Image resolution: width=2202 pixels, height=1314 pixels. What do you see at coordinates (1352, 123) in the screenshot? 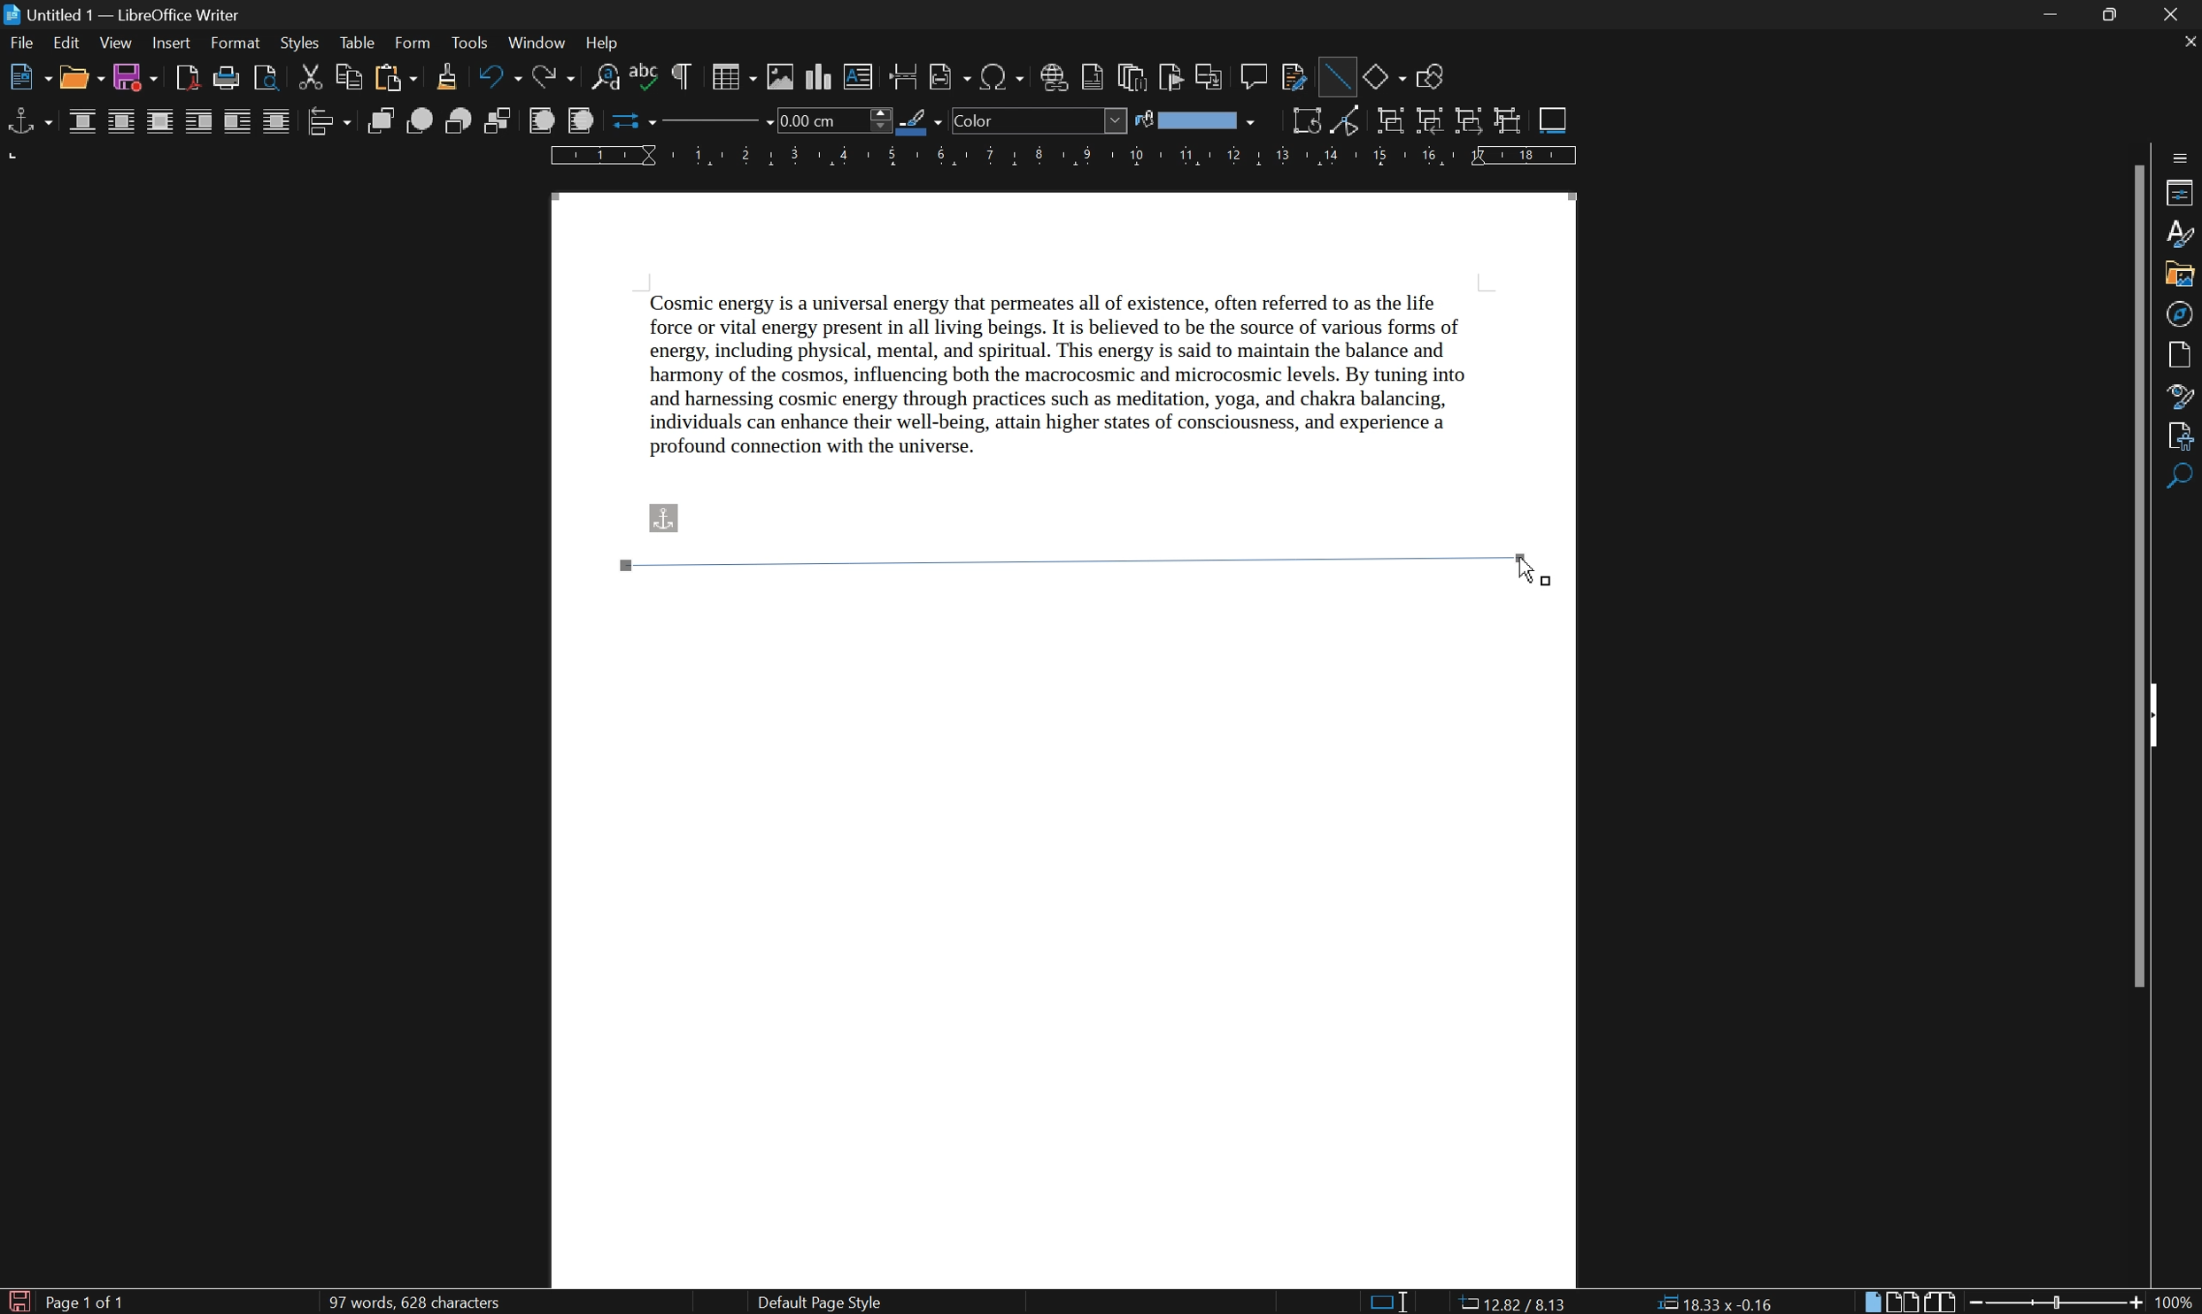
I see `toggle point edit mode` at bounding box center [1352, 123].